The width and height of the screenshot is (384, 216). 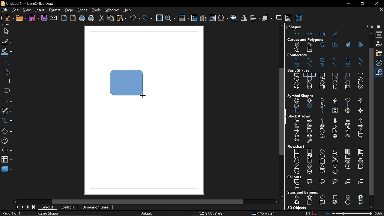 I want to click on save, so click(x=314, y=212).